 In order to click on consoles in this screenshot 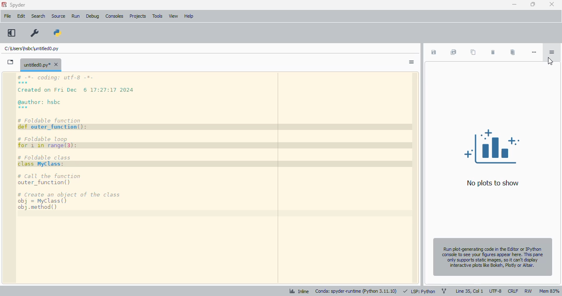, I will do `click(115, 16)`.